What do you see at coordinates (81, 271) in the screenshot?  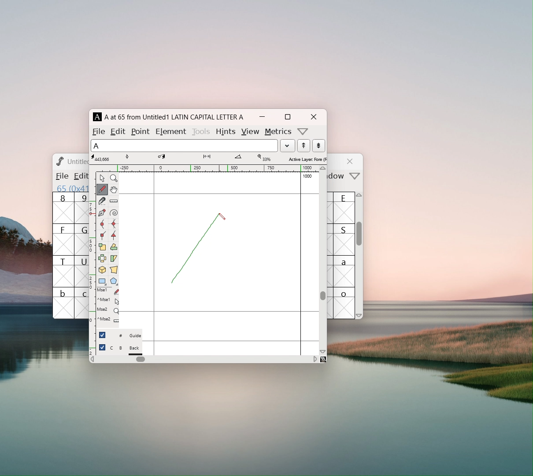 I see `U` at bounding box center [81, 271].